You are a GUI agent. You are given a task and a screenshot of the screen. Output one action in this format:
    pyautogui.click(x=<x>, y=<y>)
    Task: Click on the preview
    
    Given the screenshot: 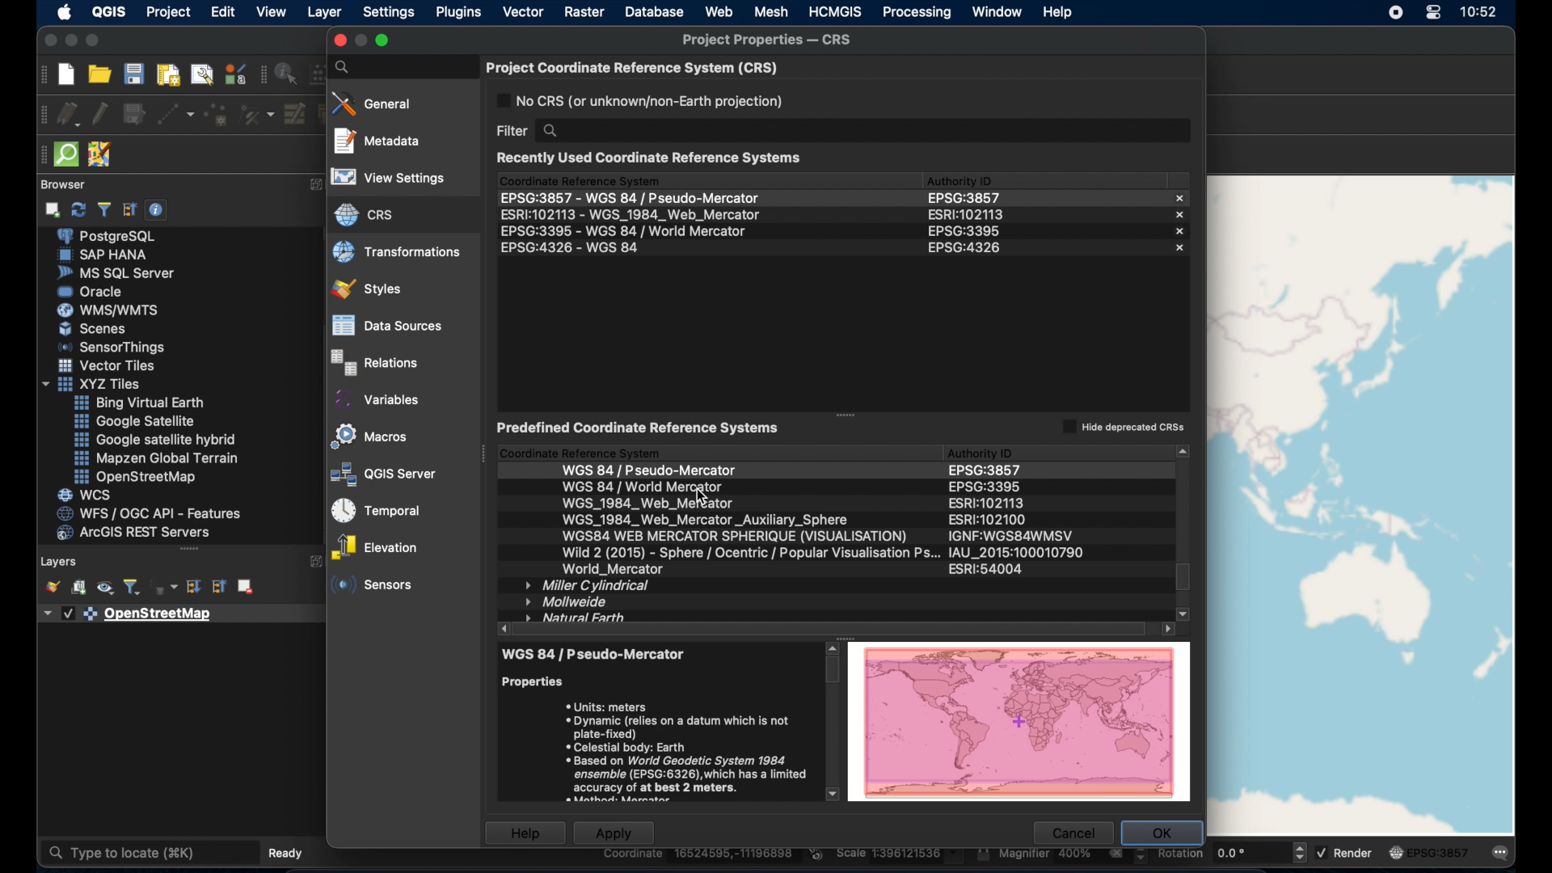 What is the action you would take?
    pyautogui.click(x=1022, y=723)
    